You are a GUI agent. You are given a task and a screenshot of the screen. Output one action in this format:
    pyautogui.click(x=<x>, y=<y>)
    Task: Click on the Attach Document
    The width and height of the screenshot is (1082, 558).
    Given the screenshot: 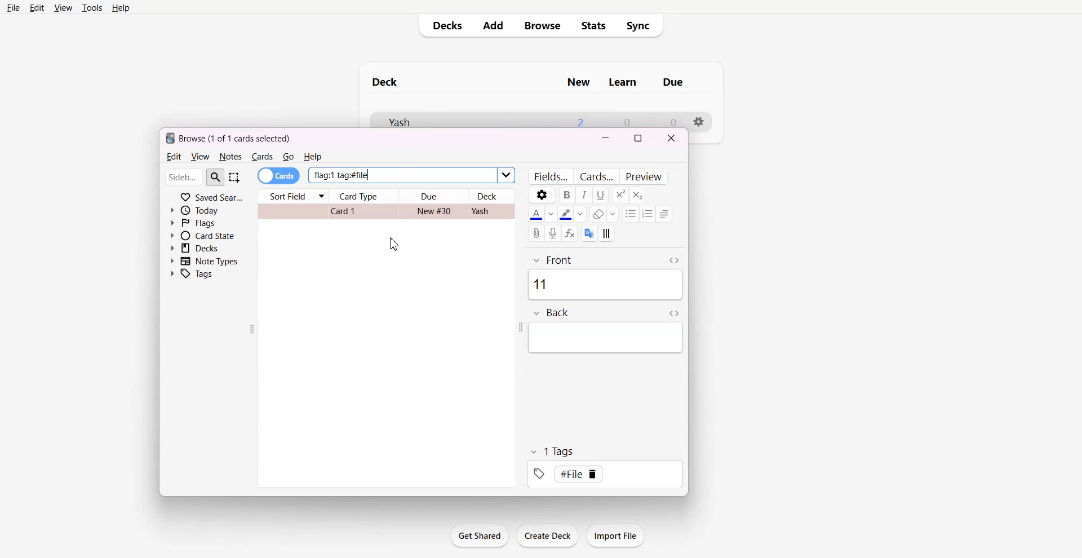 What is the action you would take?
    pyautogui.click(x=537, y=233)
    